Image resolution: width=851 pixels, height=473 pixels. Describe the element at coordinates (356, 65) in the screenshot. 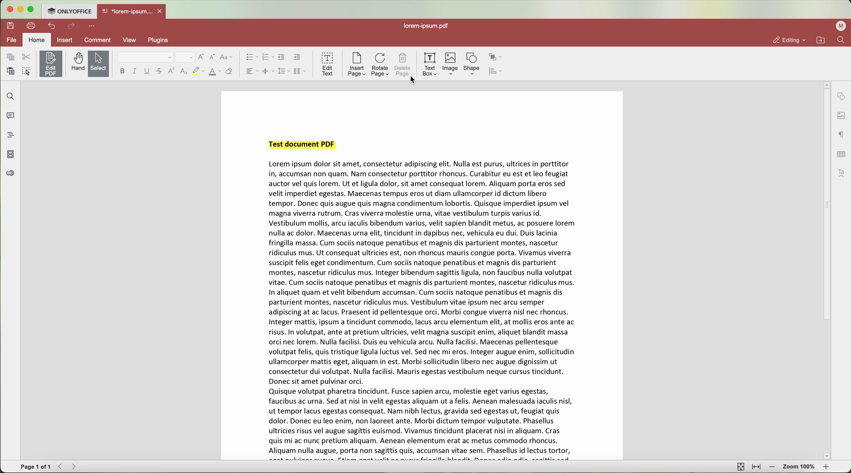

I see `insert page` at that location.